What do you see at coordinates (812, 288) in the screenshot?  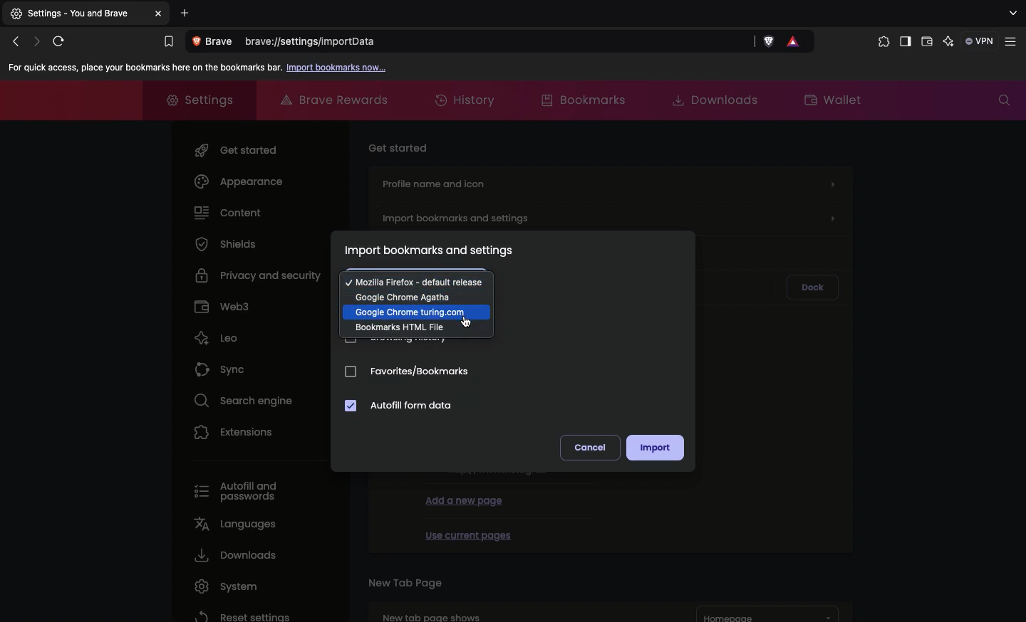 I see `Dock` at bounding box center [812, 288].